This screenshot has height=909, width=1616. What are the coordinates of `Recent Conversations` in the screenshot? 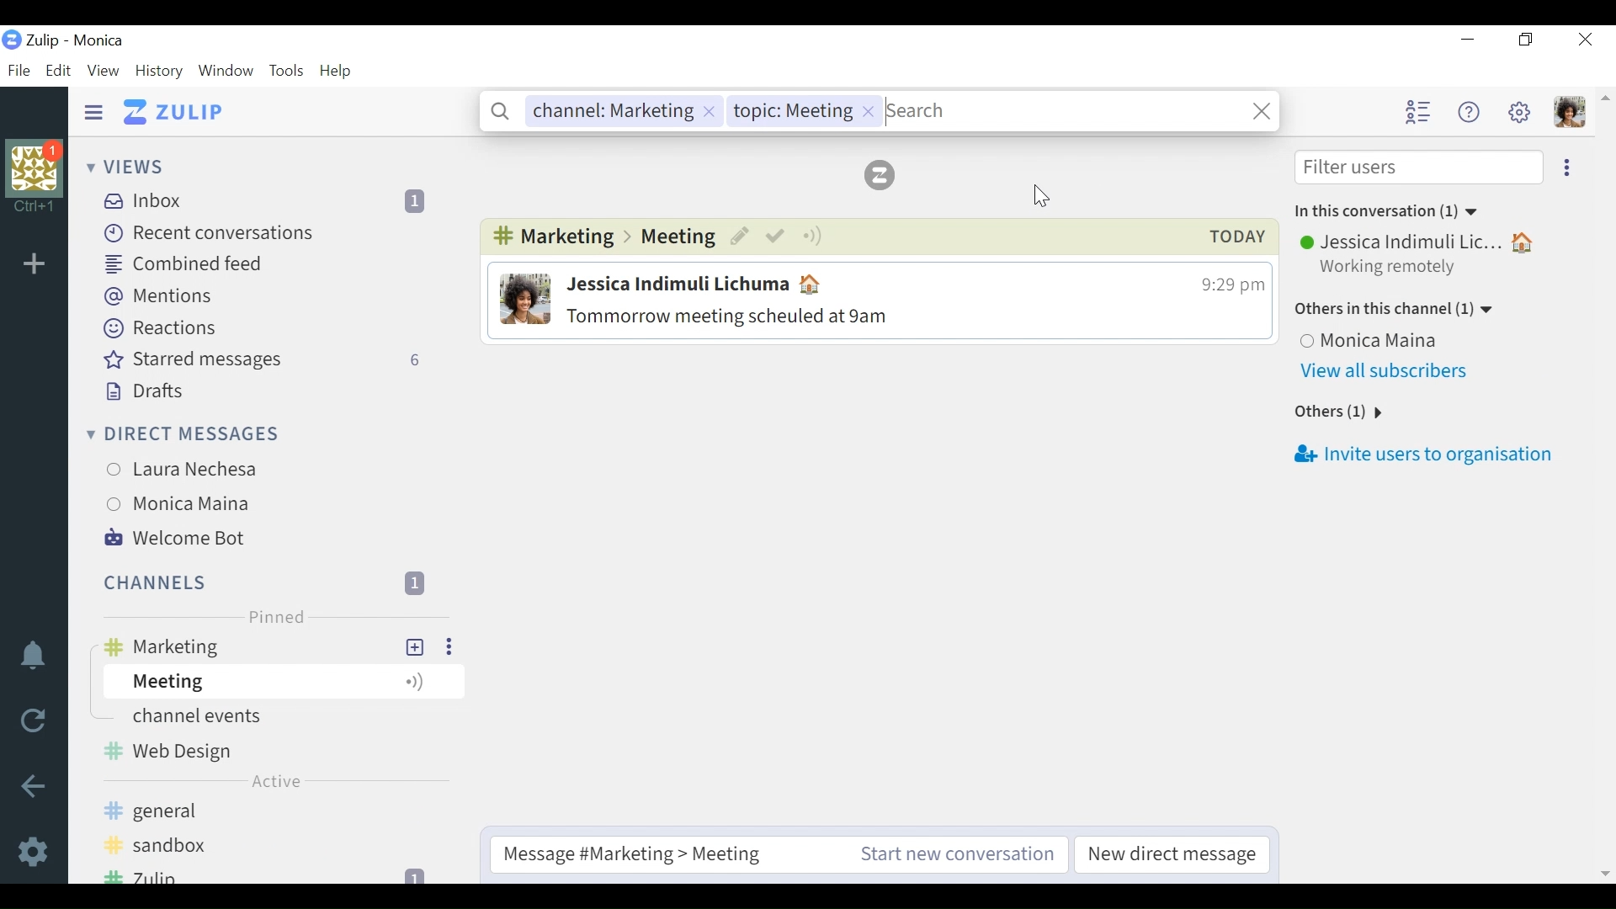 It's located at (213, 234).